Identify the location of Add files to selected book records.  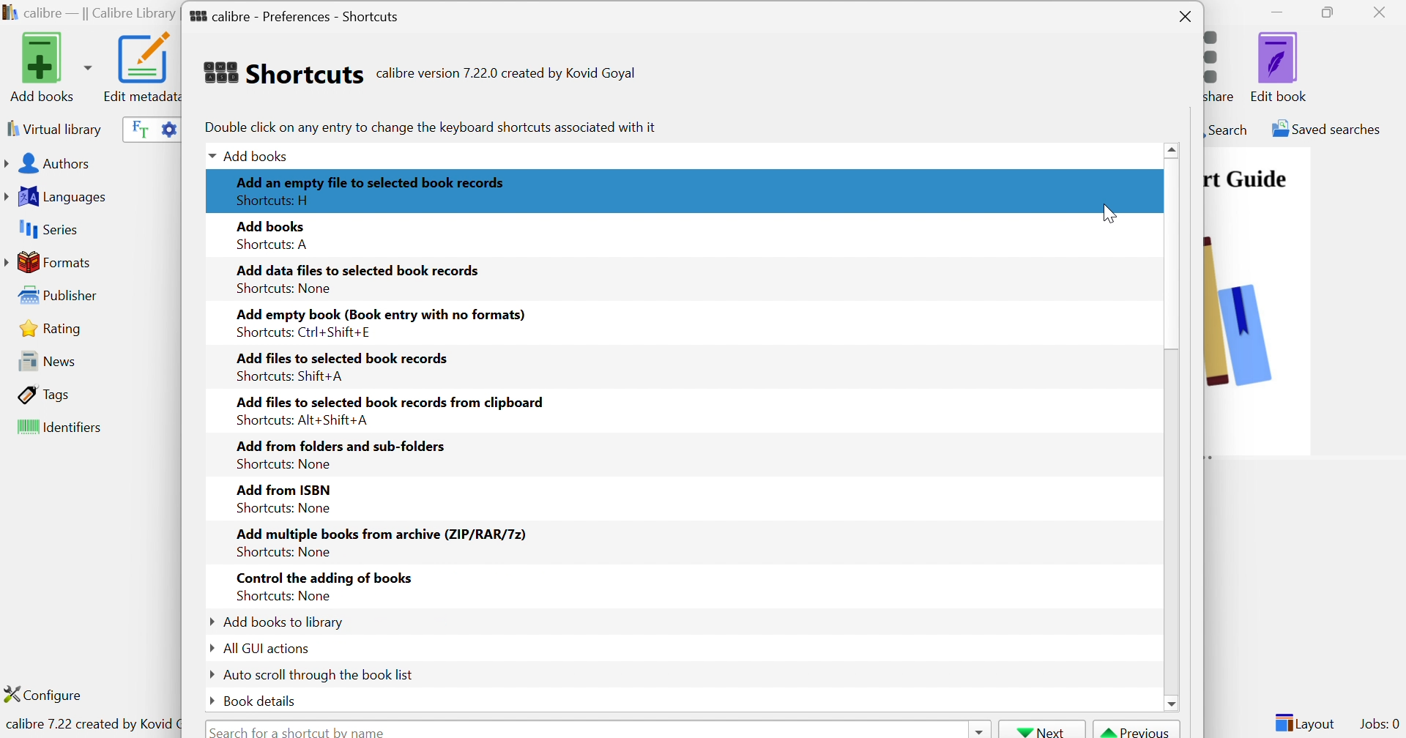
(345, 355).